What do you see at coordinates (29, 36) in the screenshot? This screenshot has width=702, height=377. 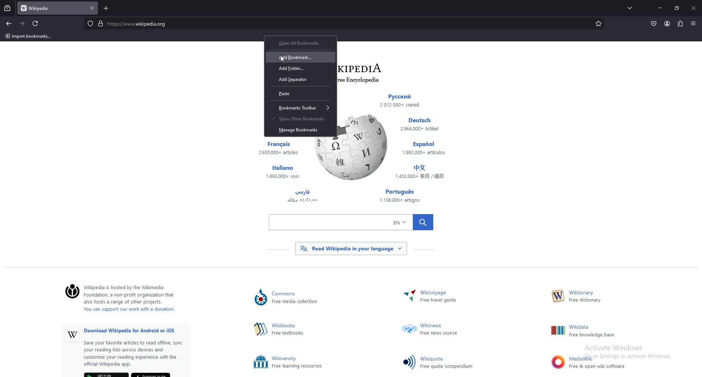 I see `import bookmarks` at bounding box center [29, 36].